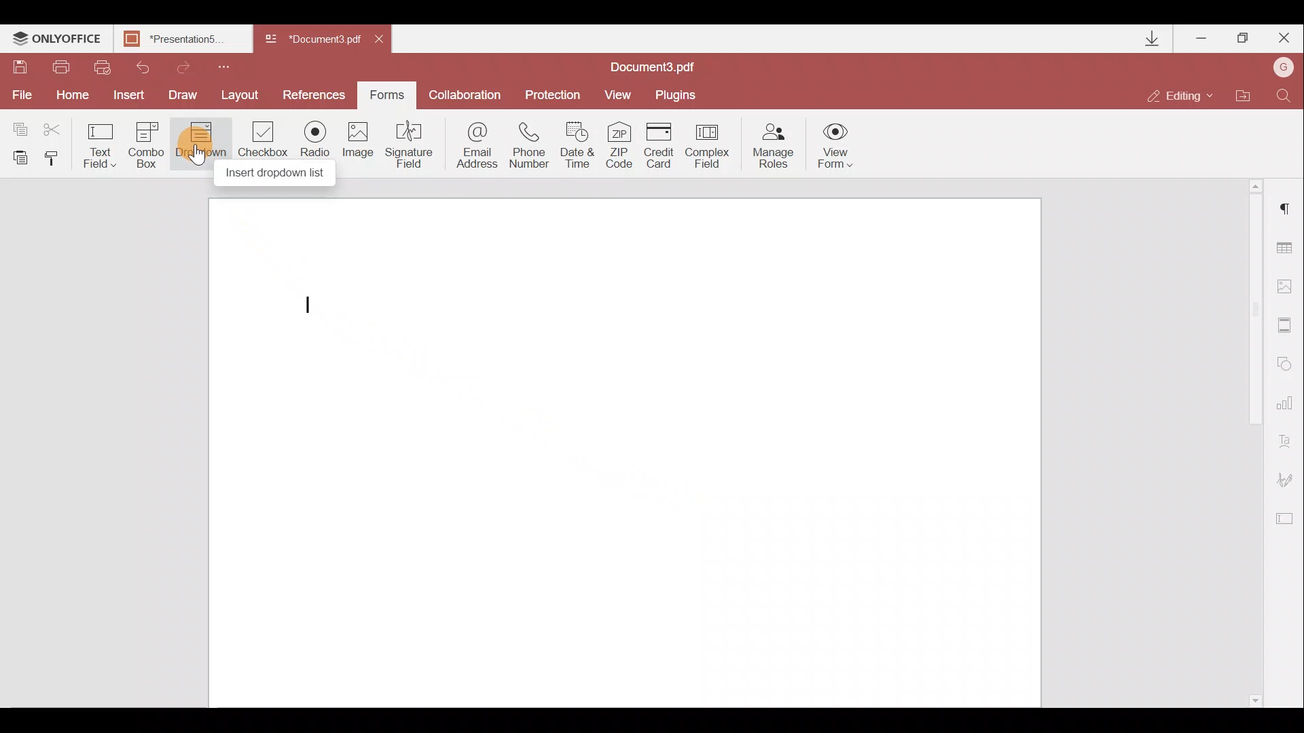  I want to click on Copy style, so click(56, 162).